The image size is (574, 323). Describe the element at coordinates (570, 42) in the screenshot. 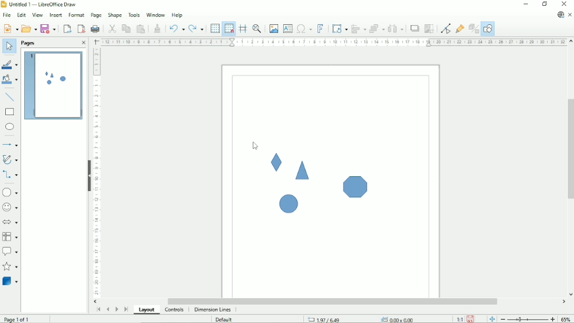

I see `Vertical scroll button` at that location.